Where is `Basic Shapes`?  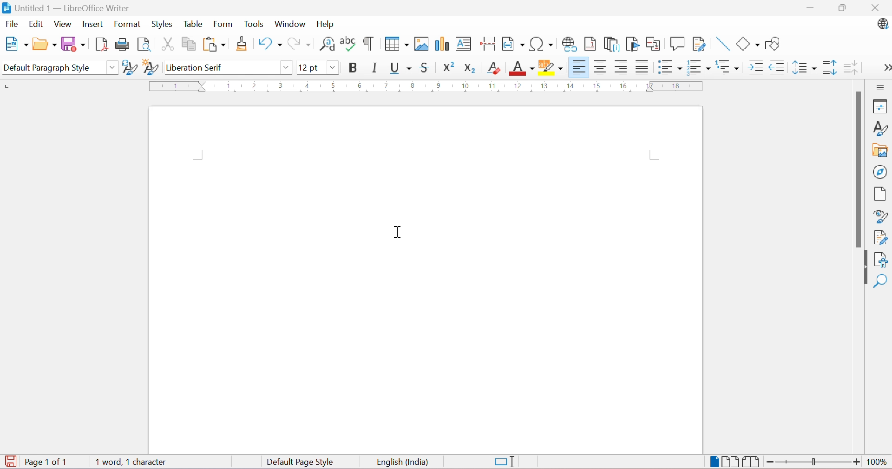 Basic Shapes is located at coordinates (748, 45).